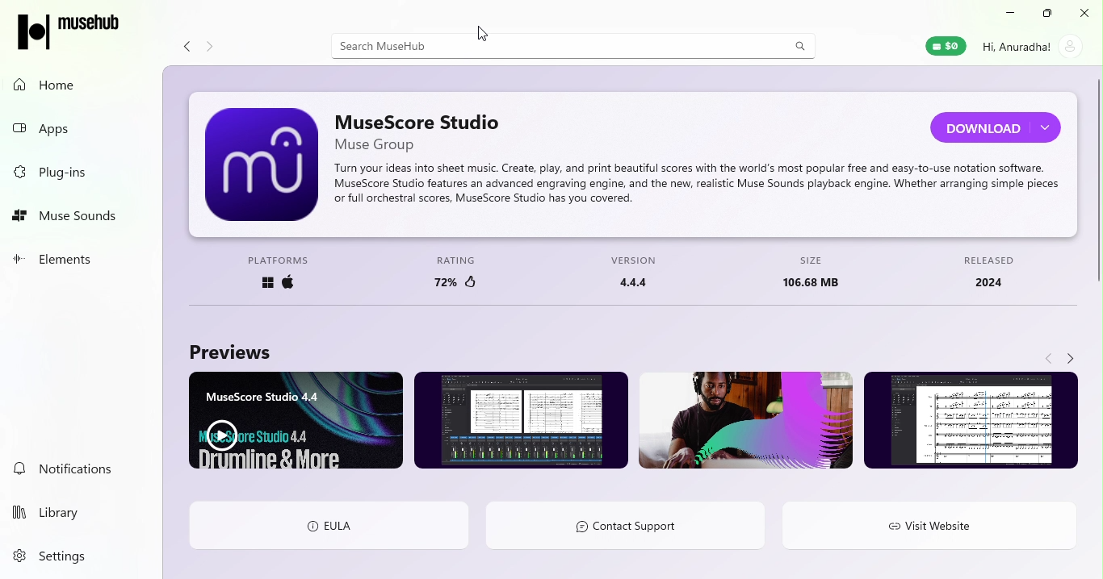 The image size is (1103, 579). I want to click on Preview image, so click(974, 421).